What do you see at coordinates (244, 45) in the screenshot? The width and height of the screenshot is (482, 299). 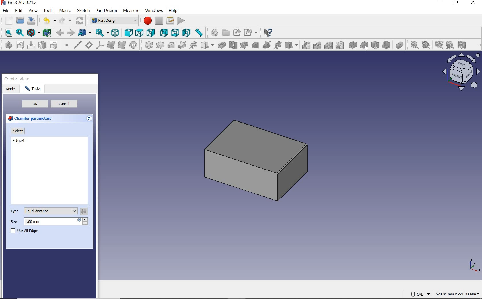 I see `groove` at bounding box center [244, 45].